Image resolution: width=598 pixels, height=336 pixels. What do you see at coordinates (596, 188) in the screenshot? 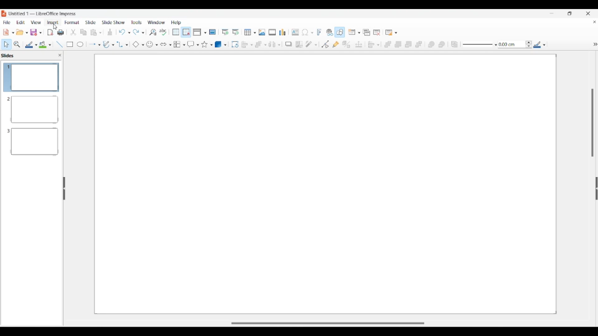
I see `Show right panel` at bounding box center [596, 188].